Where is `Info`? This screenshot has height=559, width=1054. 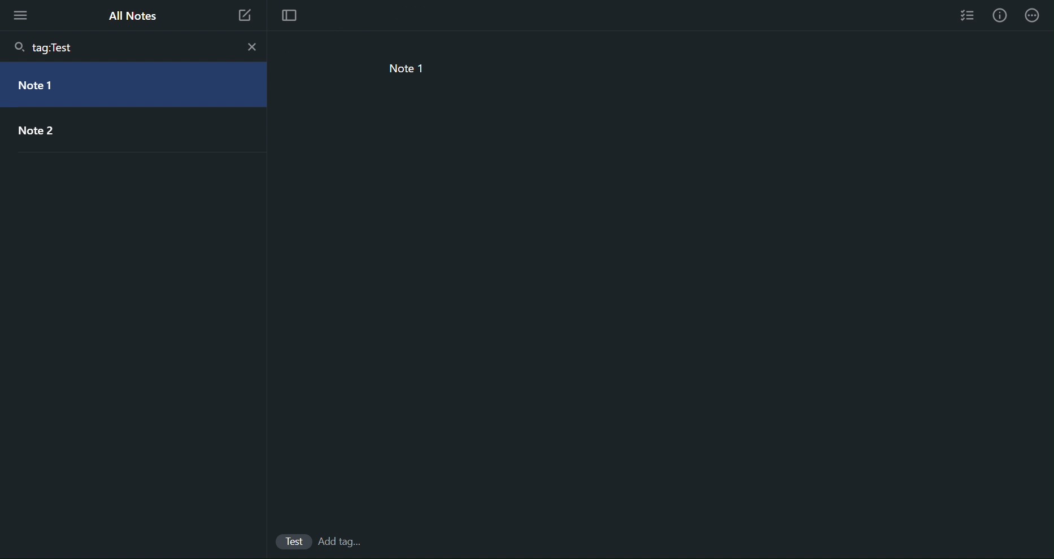
Info is located at coordinates (1000, 15).